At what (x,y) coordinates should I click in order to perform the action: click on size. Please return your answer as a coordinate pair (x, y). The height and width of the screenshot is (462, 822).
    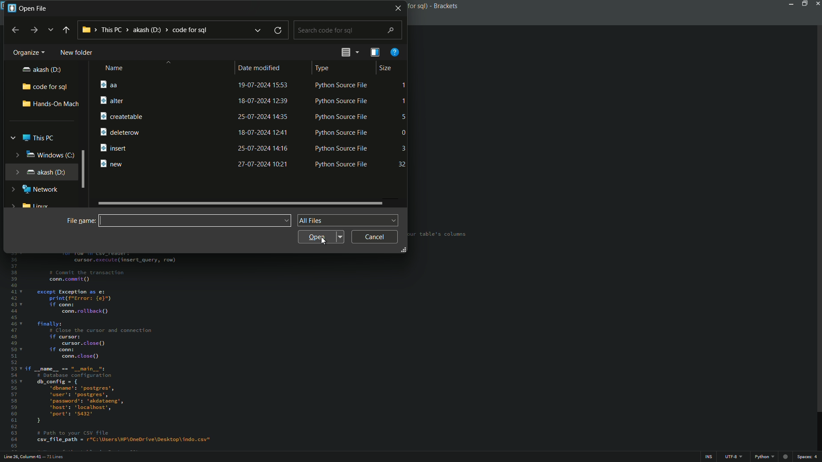
    Looking at the image, I should click on (385, 68).